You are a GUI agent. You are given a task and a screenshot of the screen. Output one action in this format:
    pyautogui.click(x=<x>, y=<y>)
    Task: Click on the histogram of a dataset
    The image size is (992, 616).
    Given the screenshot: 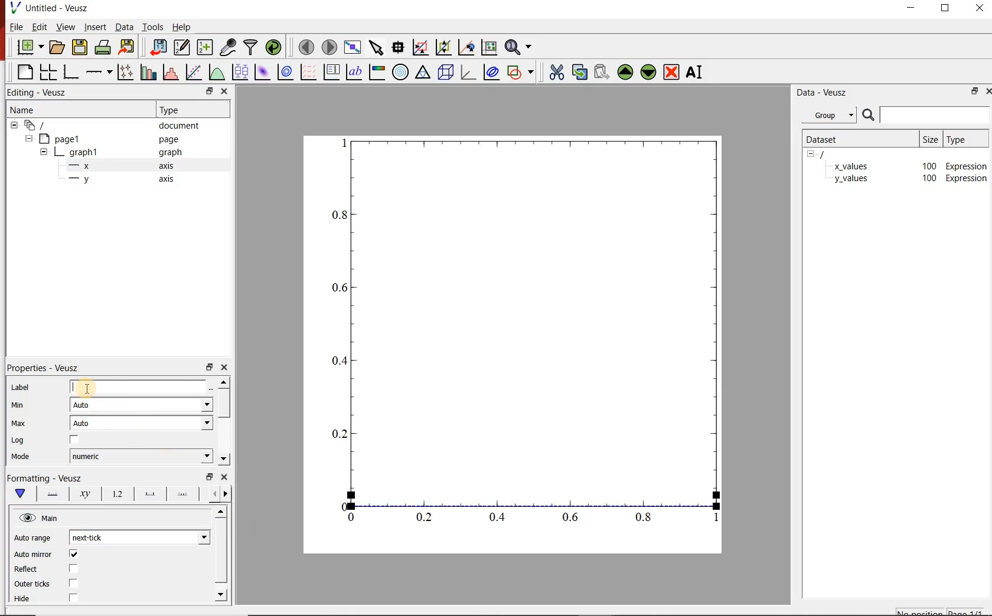 What is the action you would take?
    pyautogui.click(x=171, y=73)
    